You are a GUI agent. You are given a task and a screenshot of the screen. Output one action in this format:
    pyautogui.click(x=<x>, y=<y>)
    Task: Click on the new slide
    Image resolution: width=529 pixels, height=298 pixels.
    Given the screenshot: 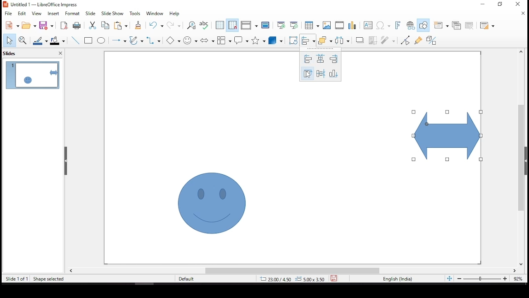 What is the action you would take?
    pyautogui.click(x=440, y=25)
    